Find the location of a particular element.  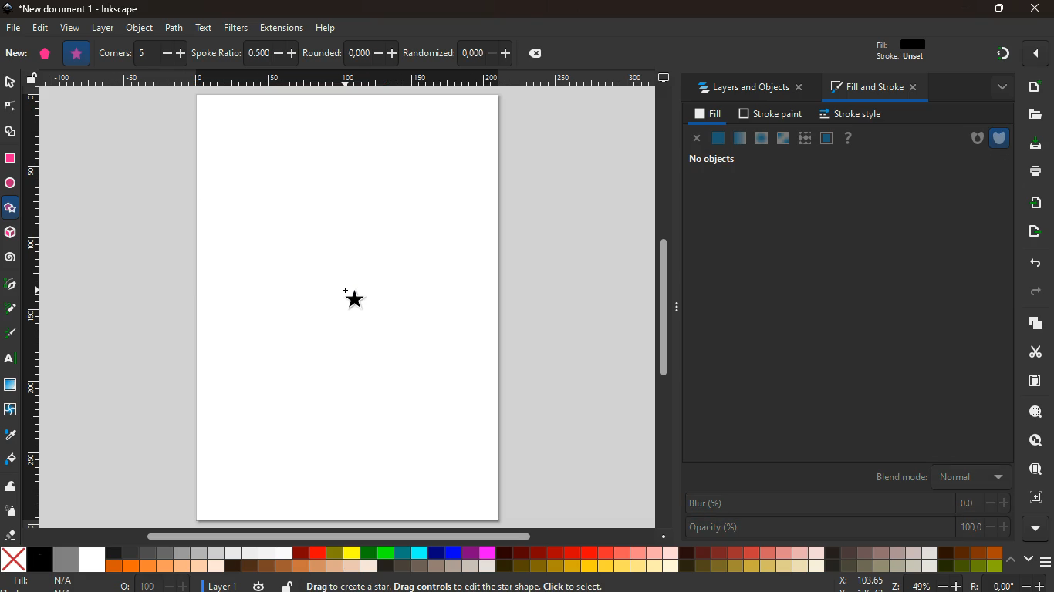

more is located at coordinates (995, 88).